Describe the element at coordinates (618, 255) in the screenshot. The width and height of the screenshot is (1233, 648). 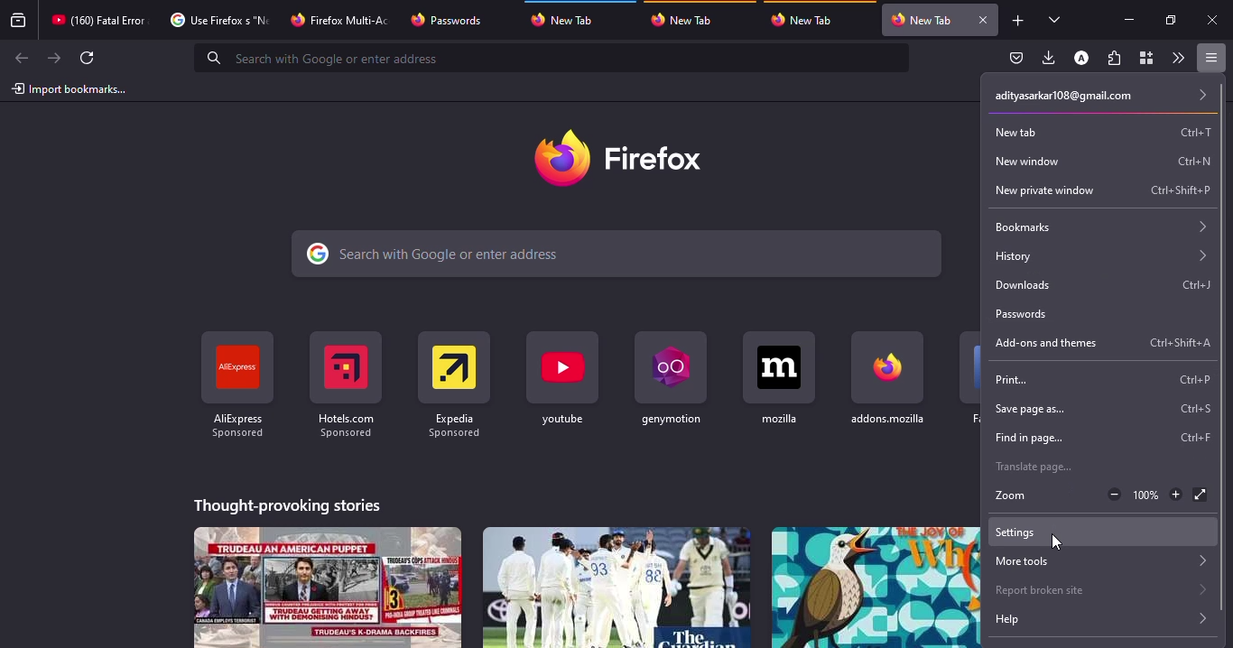
I see `search` at that location.